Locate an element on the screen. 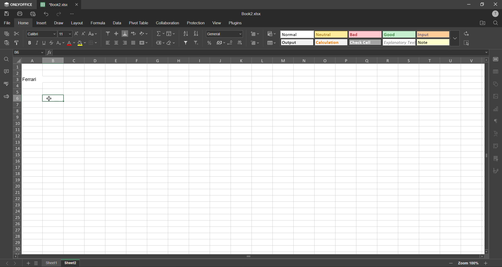 The image size is (502, 267). open location is located at coordinates (483, 24).